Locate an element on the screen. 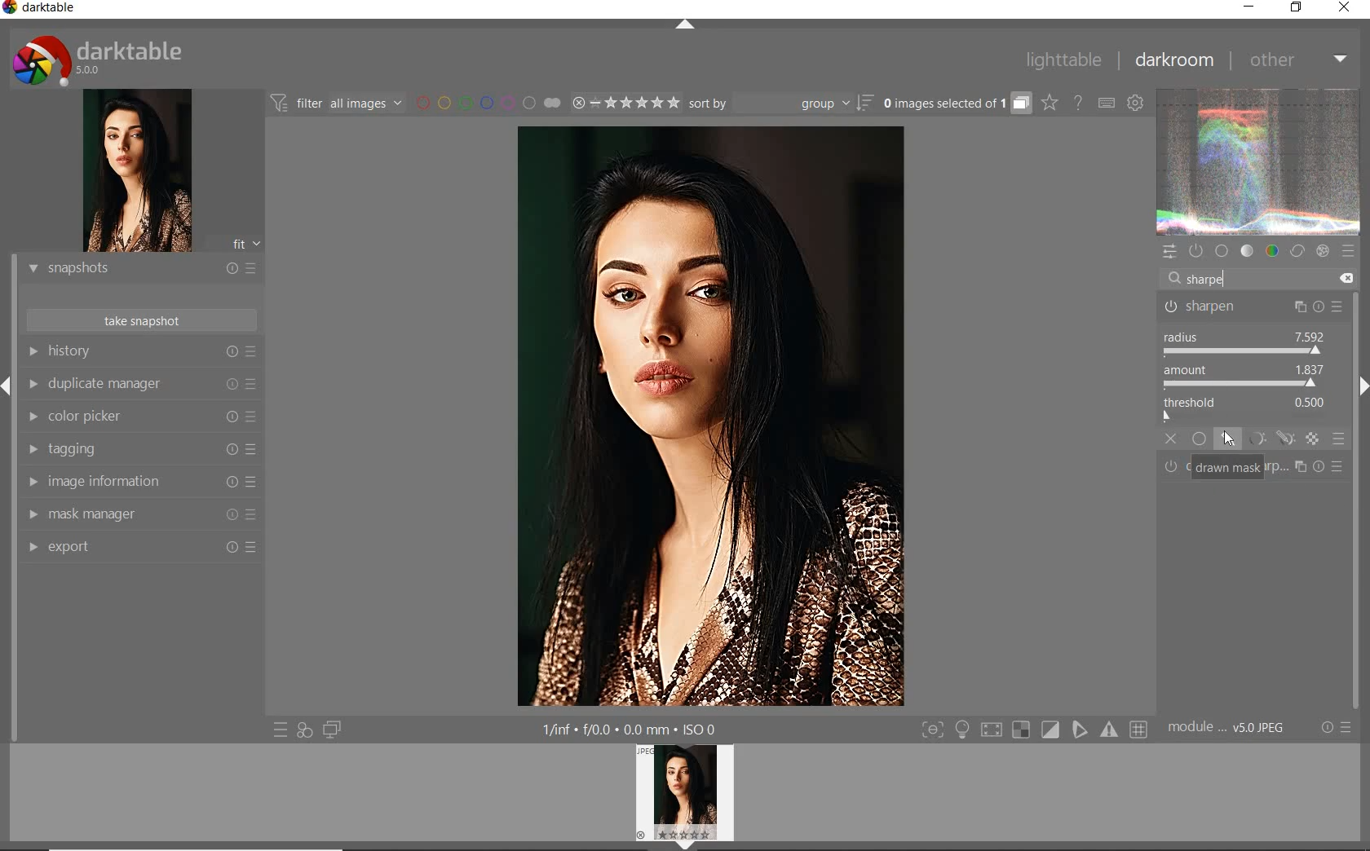 The image size is (1370, 851). DELETE is located at coordinates (1346, 278).